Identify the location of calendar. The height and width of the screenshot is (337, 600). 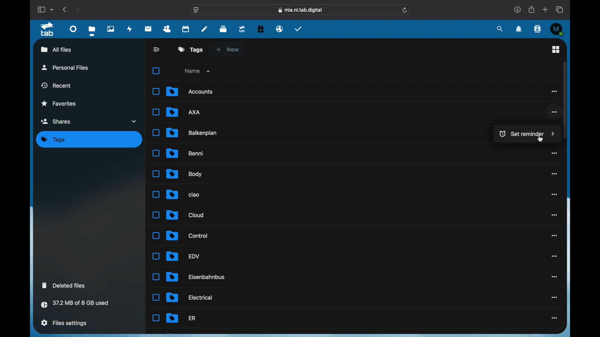
(186, 28).